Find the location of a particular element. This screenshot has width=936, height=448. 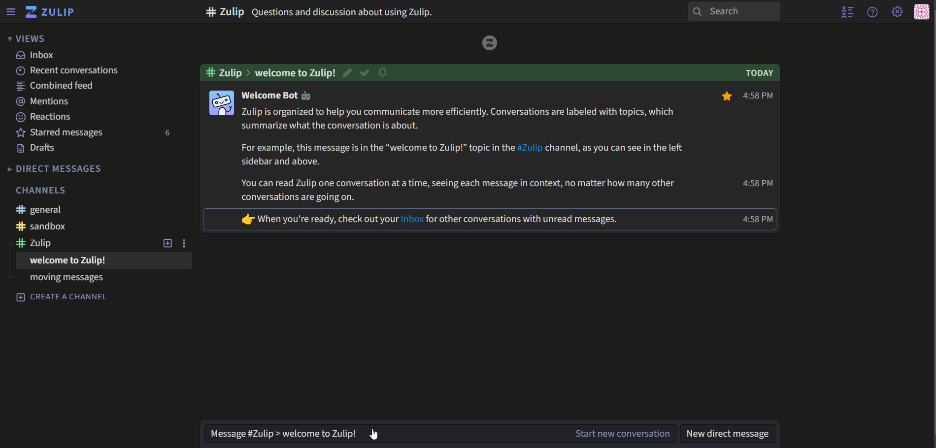

views is located at coordinates (25, 38).